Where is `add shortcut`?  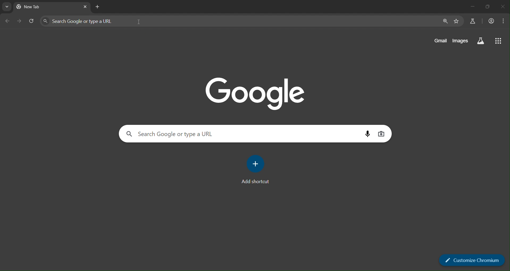 add shortcut is located at coordinates (258, 169).